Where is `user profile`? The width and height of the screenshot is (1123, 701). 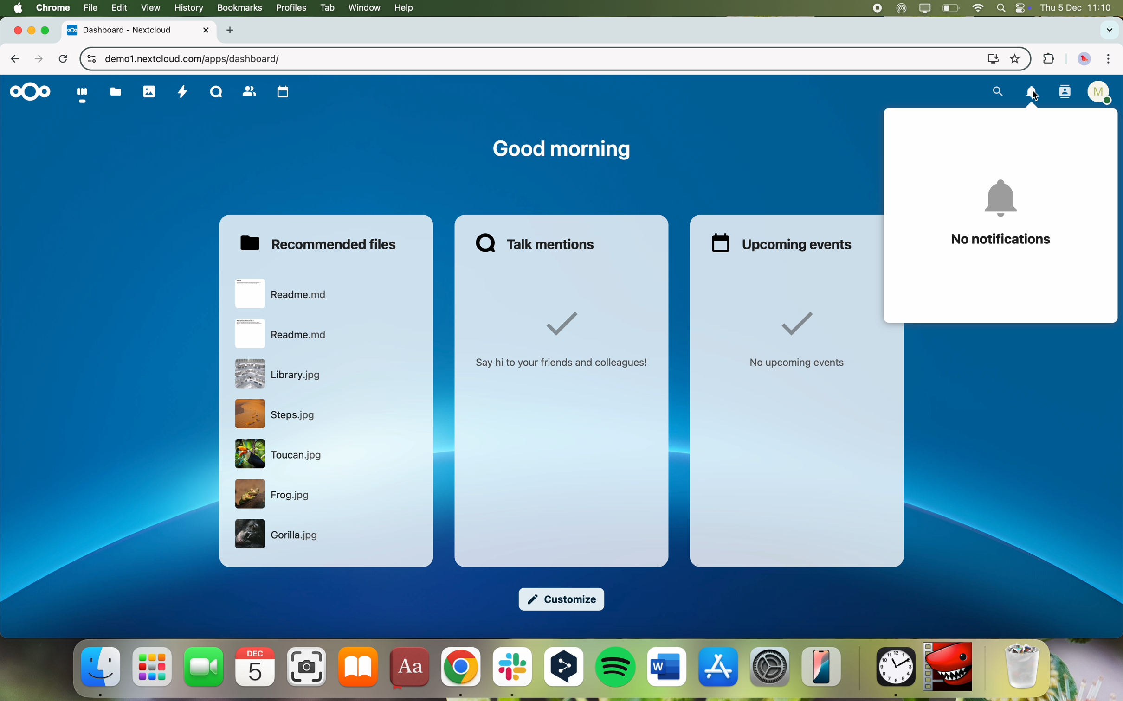
user profile is located at coordinates (1101, 94).